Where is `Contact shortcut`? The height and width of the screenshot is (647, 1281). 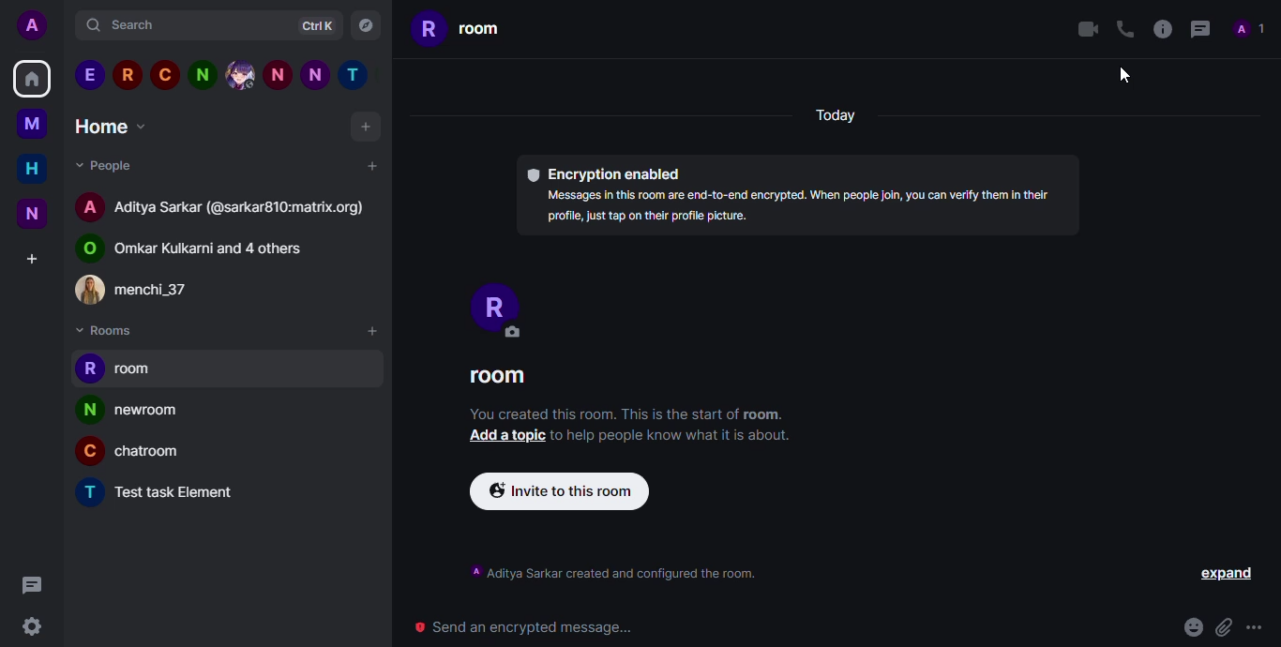 Contact shortcut is located at coordinates (354, 75).